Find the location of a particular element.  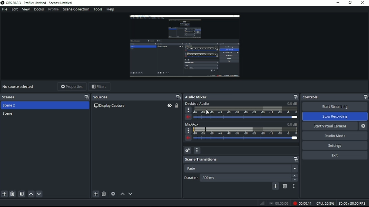

Stop recording is located at coordinates (279, 203).